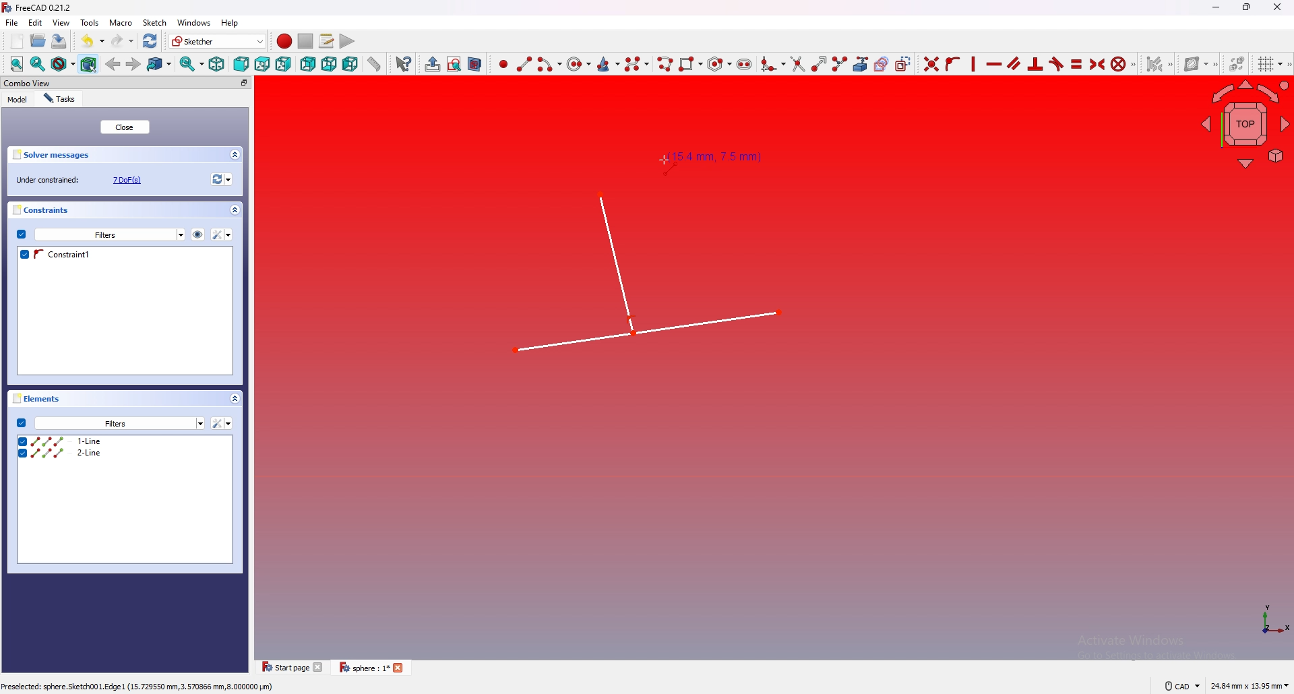 Image resolution: width=1294 pixels, height=694 pixels. I want to click on CAD, so click(1179, 686).